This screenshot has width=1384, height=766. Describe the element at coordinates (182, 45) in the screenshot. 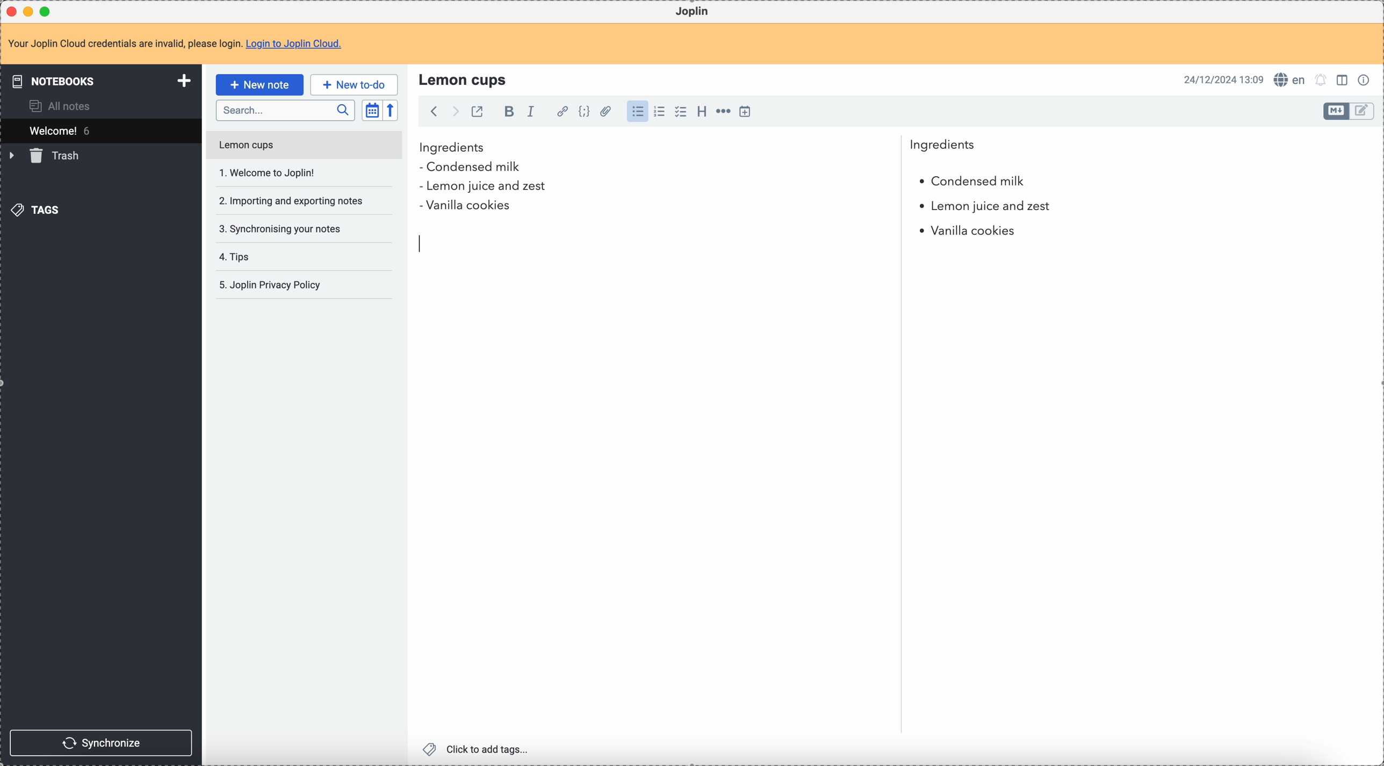

I see `note` at that location.